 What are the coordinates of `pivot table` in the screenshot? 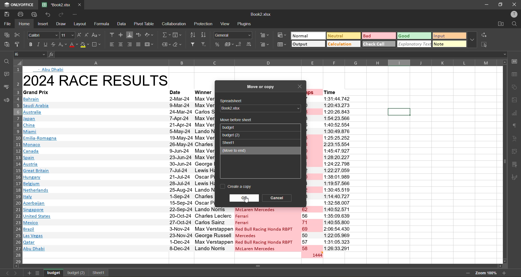 It's located at (145, 23).